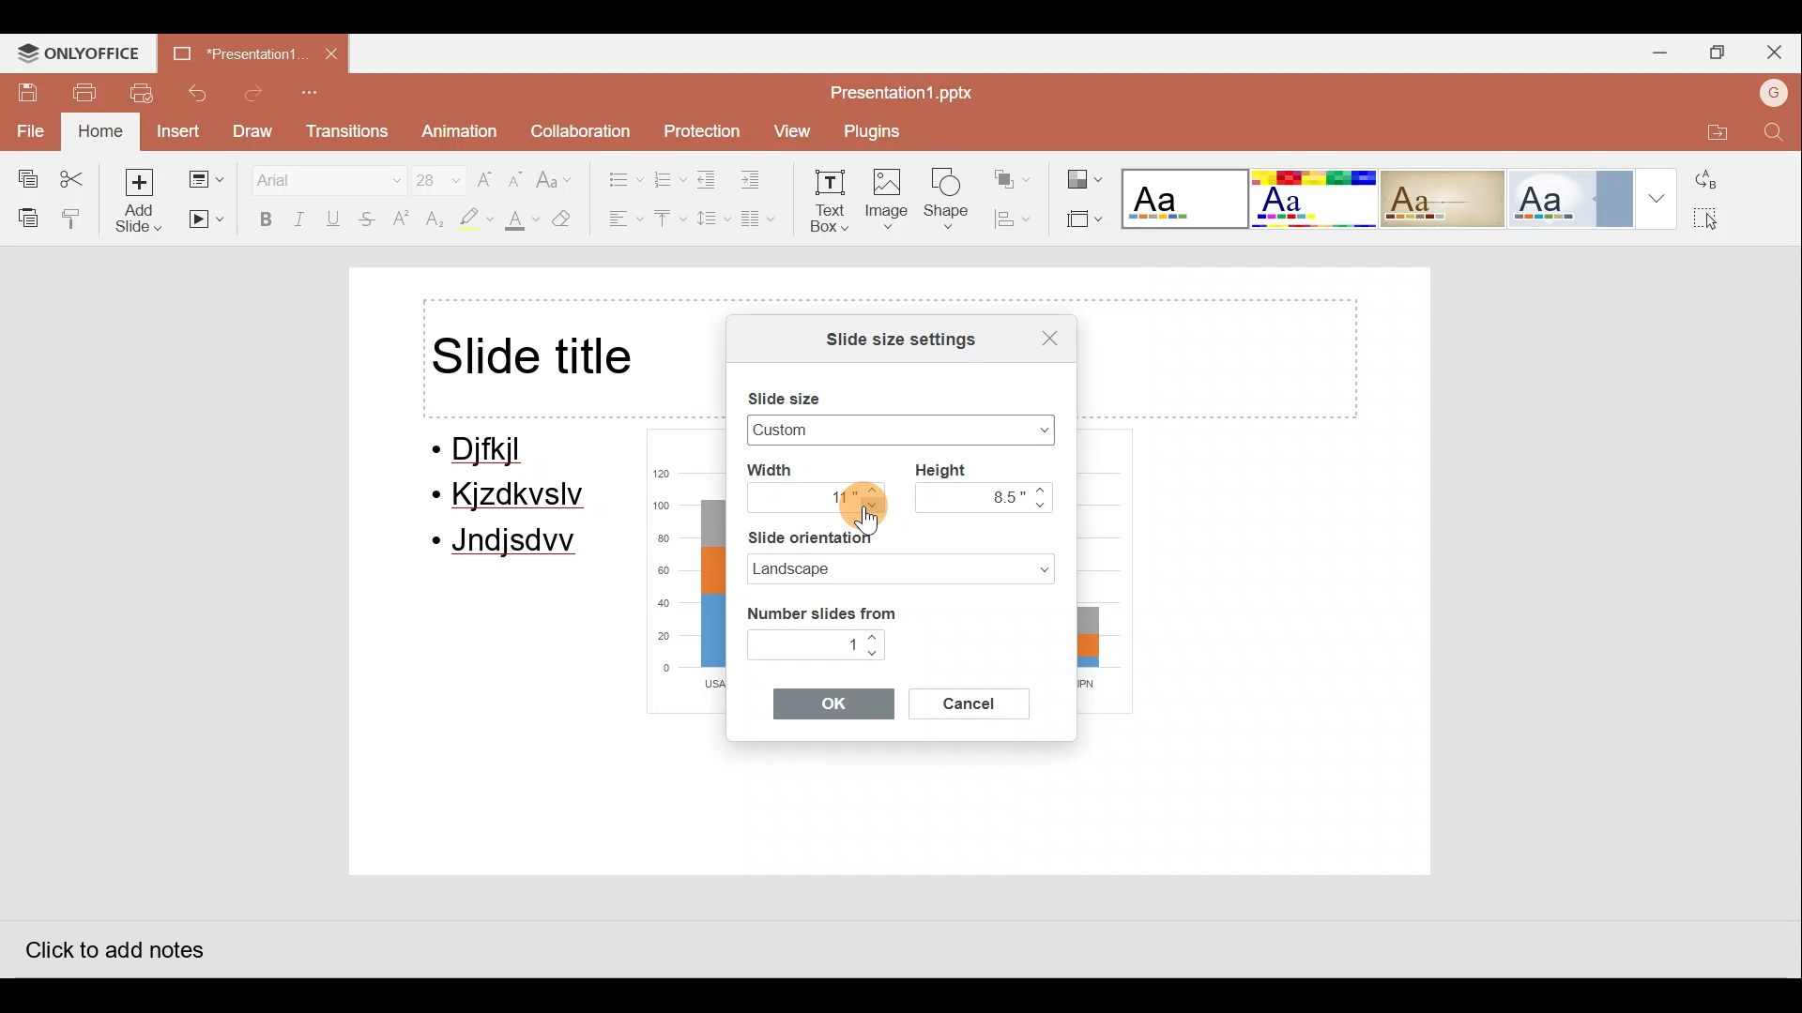 The width and height of the screenshot is (1802, 1013). I want to click on Plugins, so click(878, 131).